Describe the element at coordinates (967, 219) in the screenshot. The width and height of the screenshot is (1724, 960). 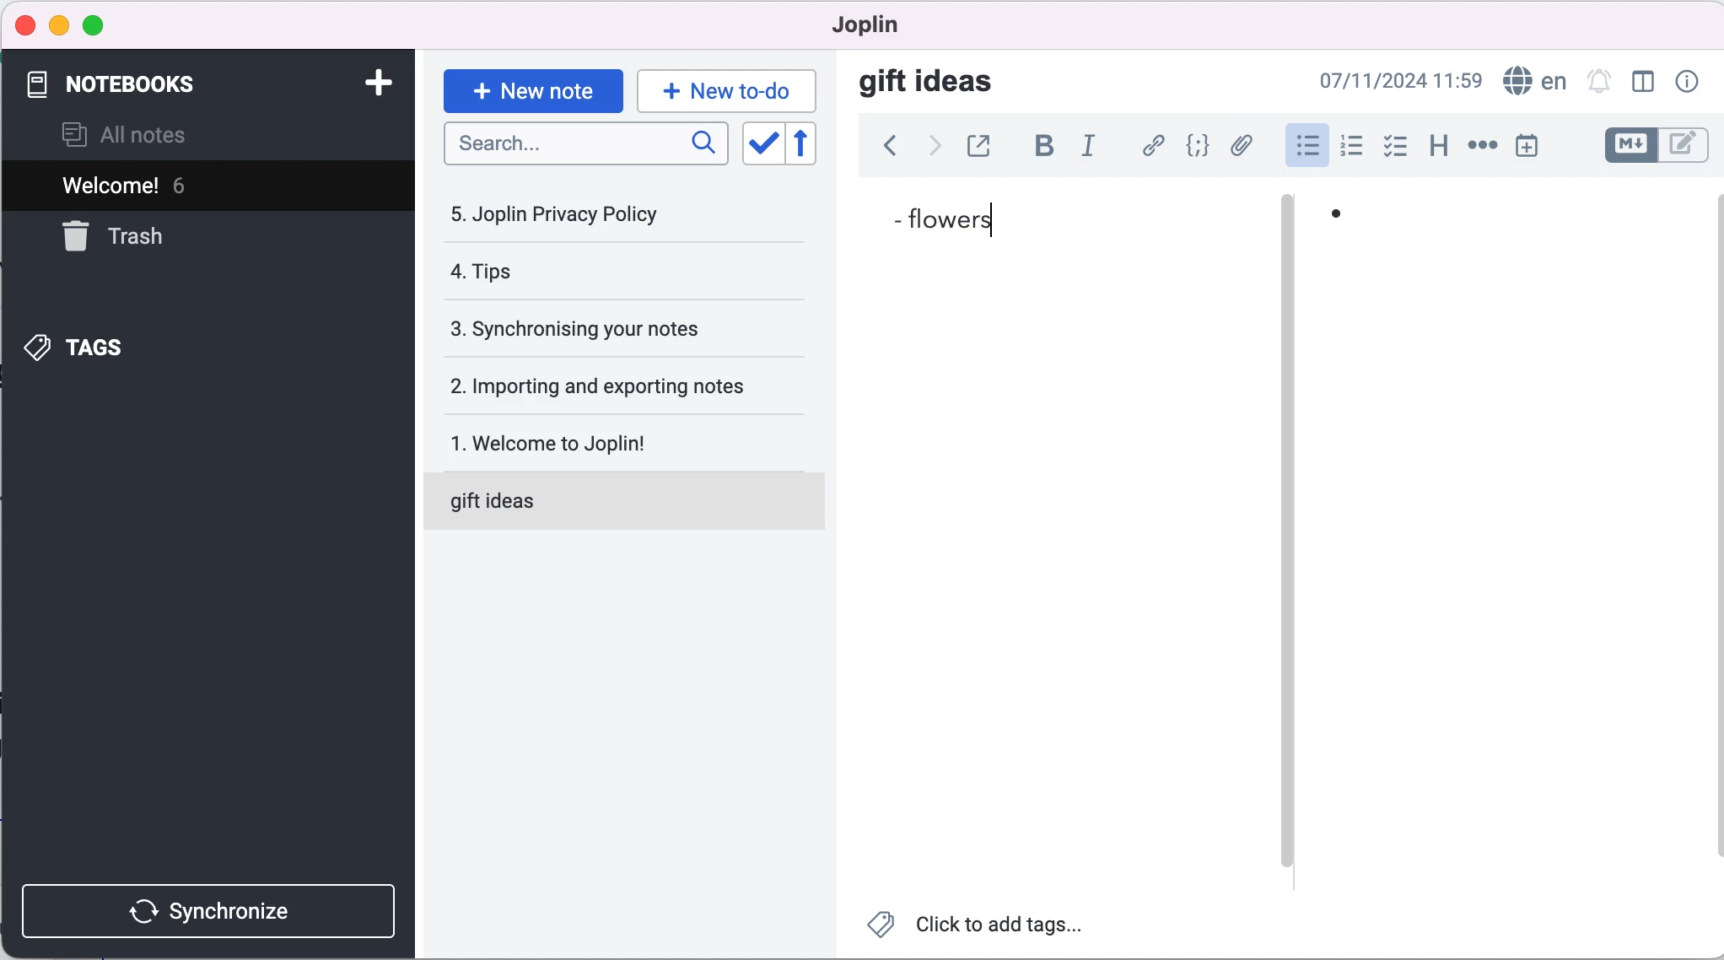
I see `flowers` at that location.